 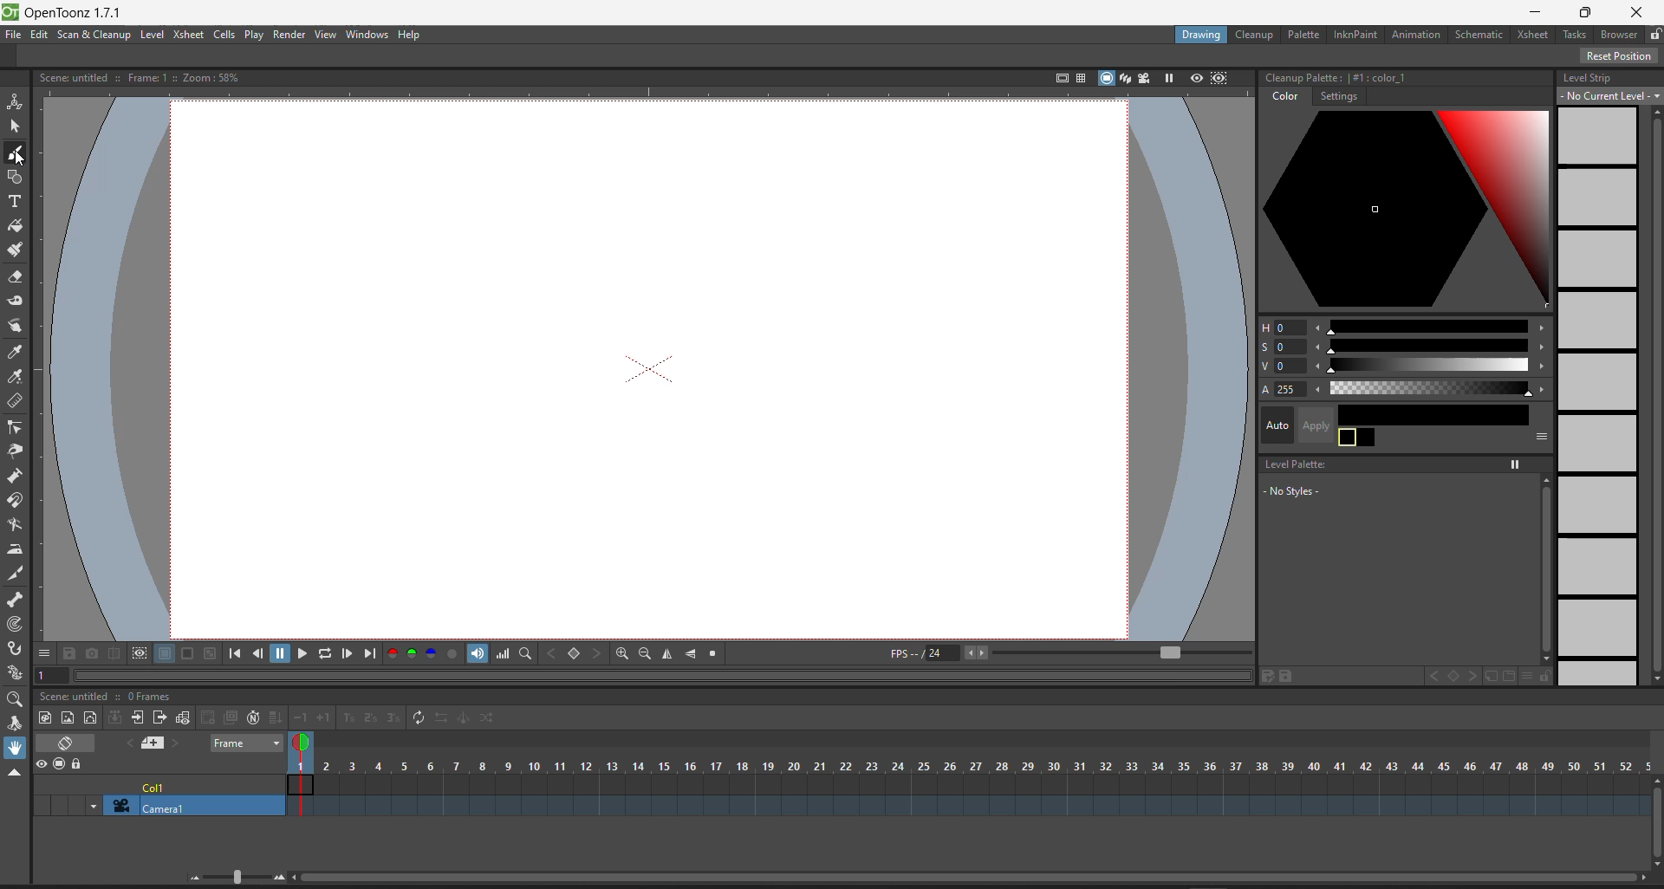 What do you see at coordinates (348, 718) in the screenshot?
I see `reframe on 1` at bounding box center [348, 718].